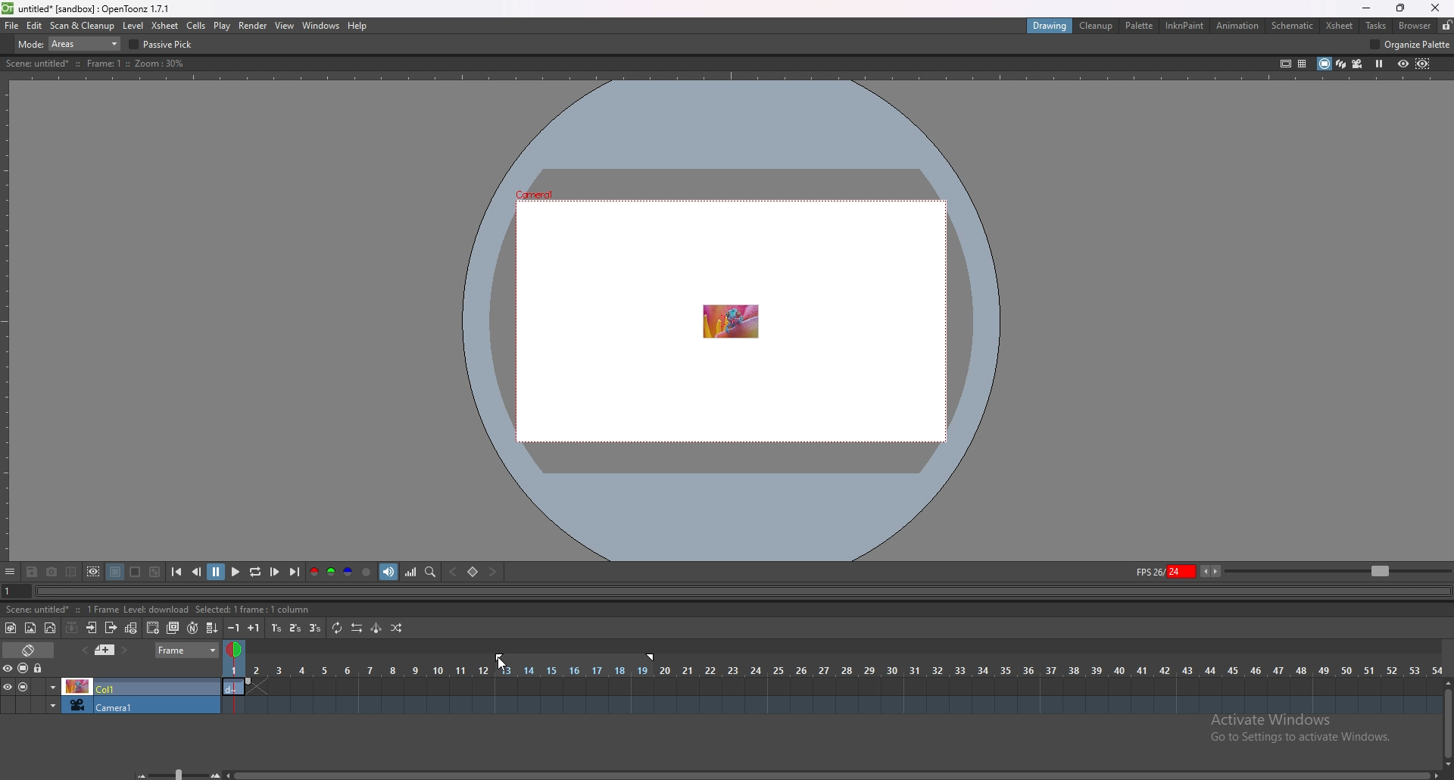 This screenshot has height=780, width=1454. What do you see at coordinates (357, 26) in the screenshot?
I see `help` at bounding box center [357, 26].